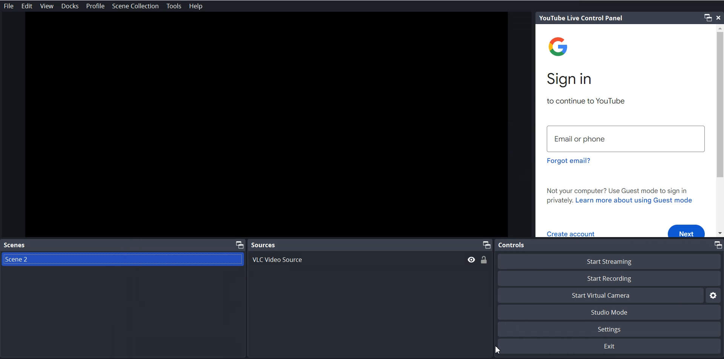  I want to click on Maximize, so click(240, 244).